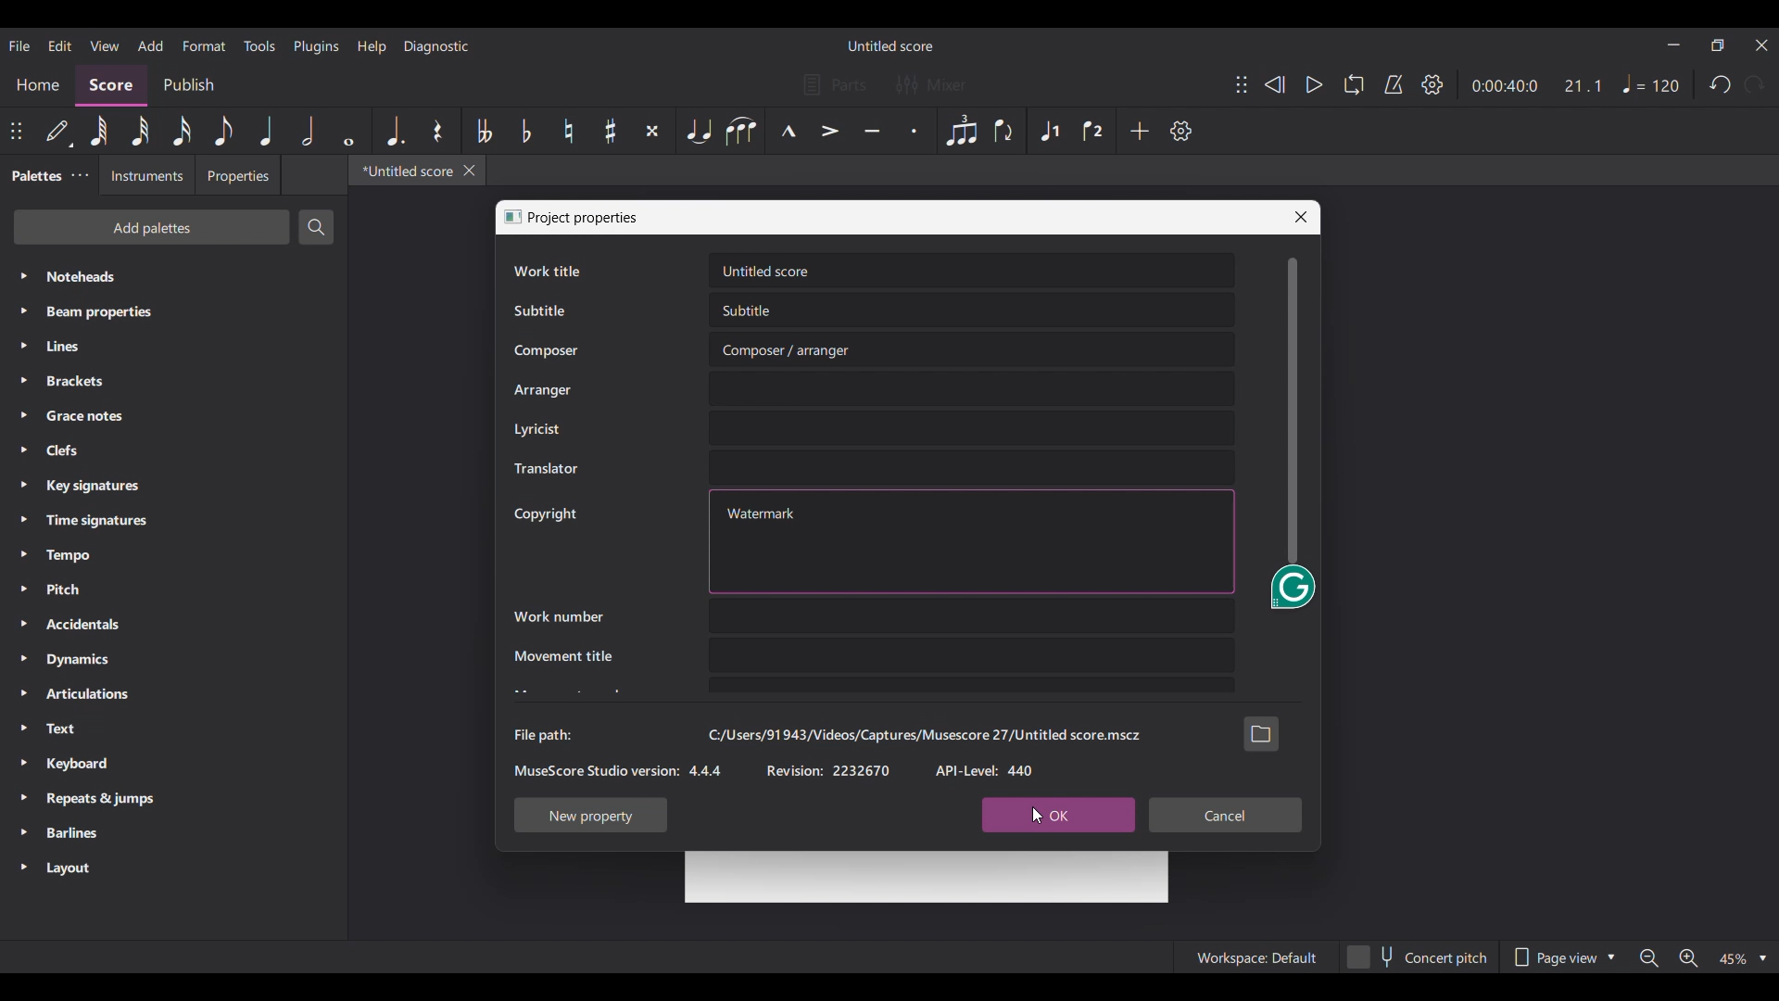 This screenshot has width=1779, height=1001. What do you see at coordinates (1261, 733) in the screenshot?
I see `Browse` at bounding box center [1261, 733].